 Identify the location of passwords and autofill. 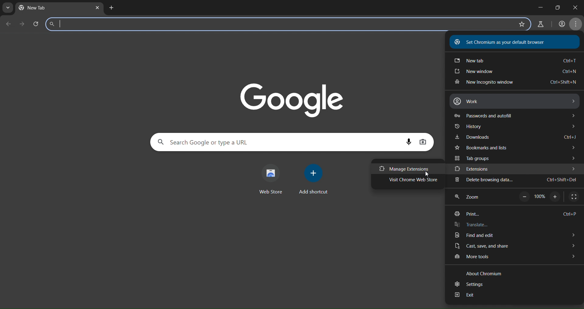
(516, 116).